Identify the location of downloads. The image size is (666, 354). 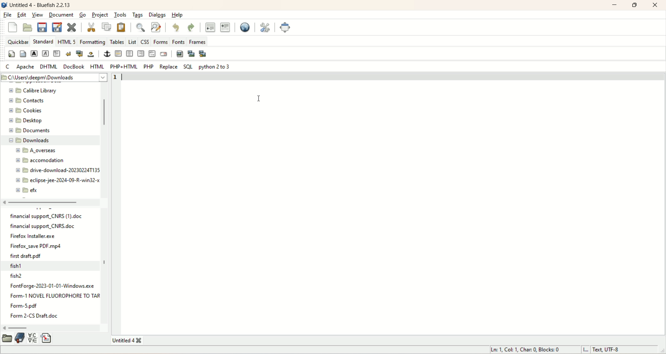
(47, 141).